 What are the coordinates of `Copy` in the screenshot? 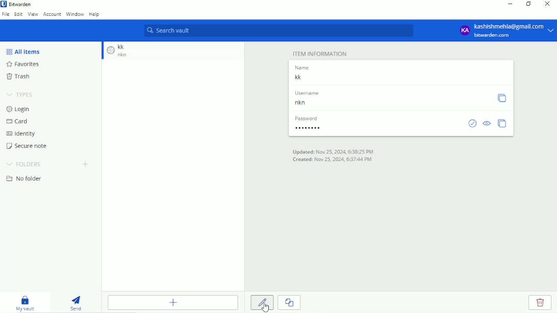 It's located at (503, 123).